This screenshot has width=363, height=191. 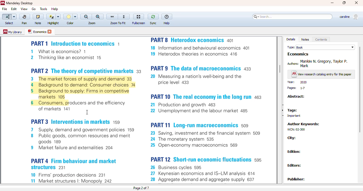 What do you see at coordinates (345, 3) in the screenshot?
I see `maximize` at bounding box center [345, 3].